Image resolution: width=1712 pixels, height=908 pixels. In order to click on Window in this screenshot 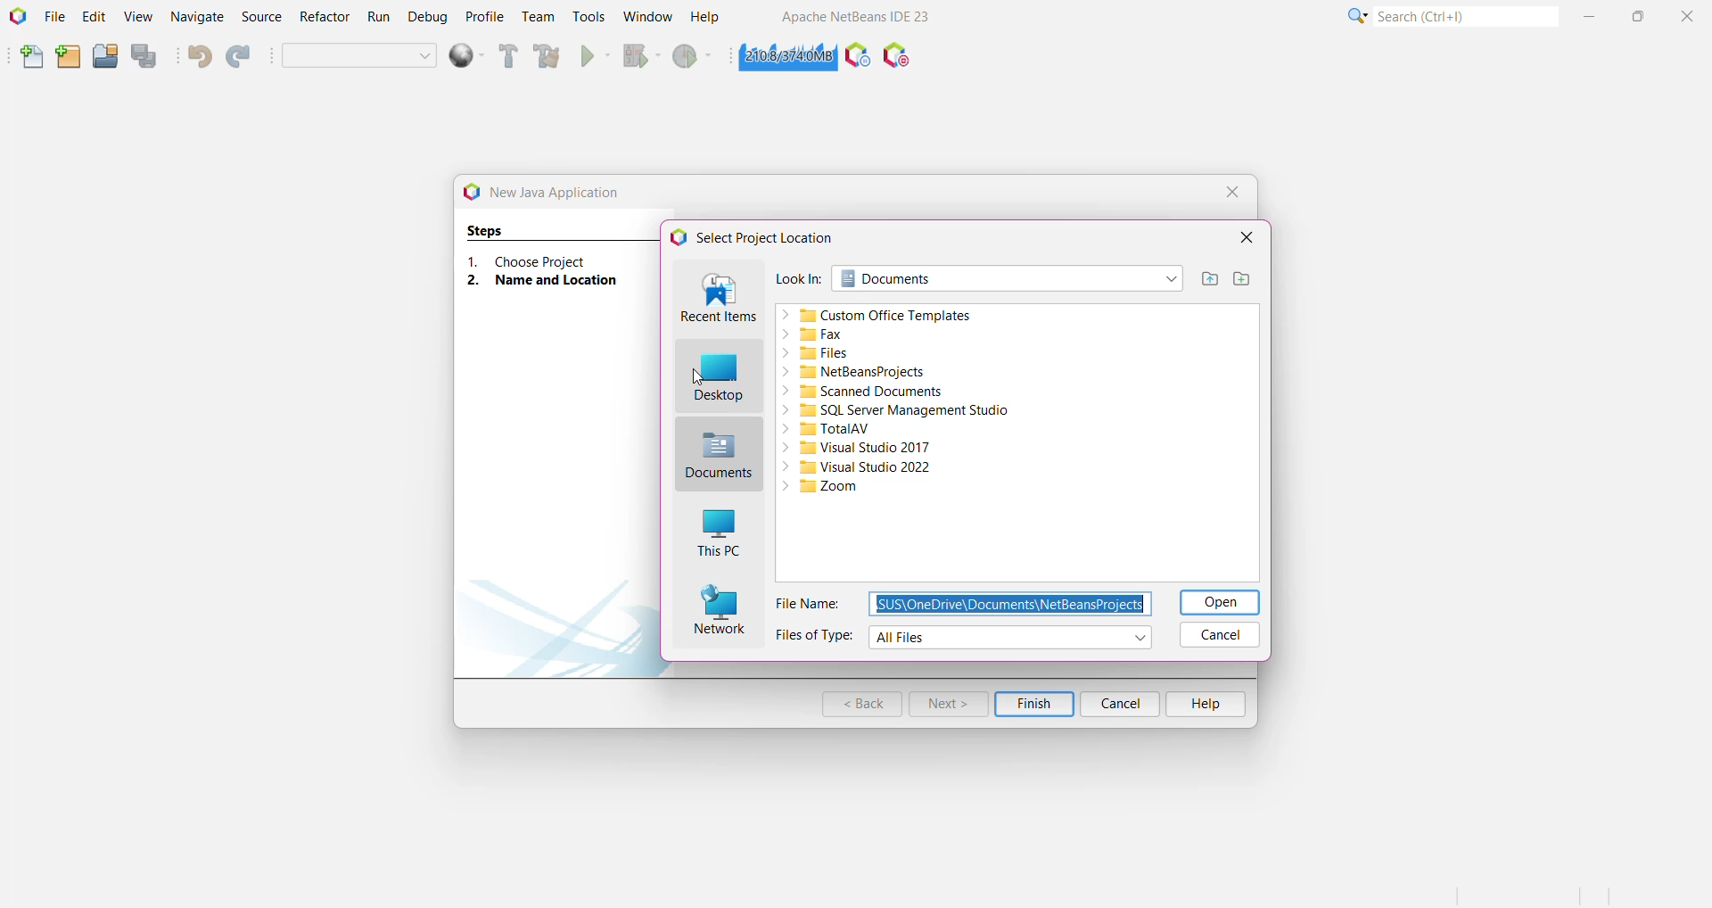, I will do `click(645, 18)`.